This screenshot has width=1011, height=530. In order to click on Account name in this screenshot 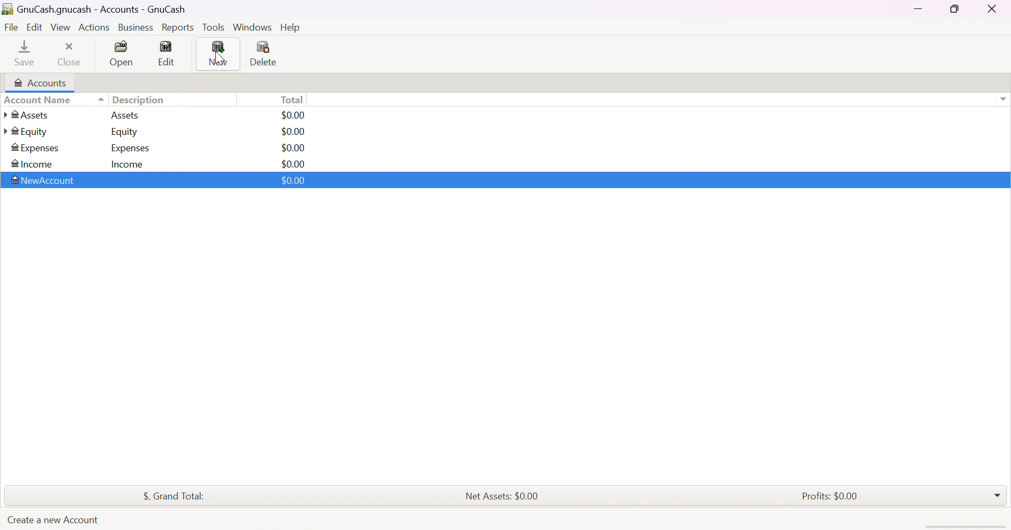, I will do `click(53, 100)`.